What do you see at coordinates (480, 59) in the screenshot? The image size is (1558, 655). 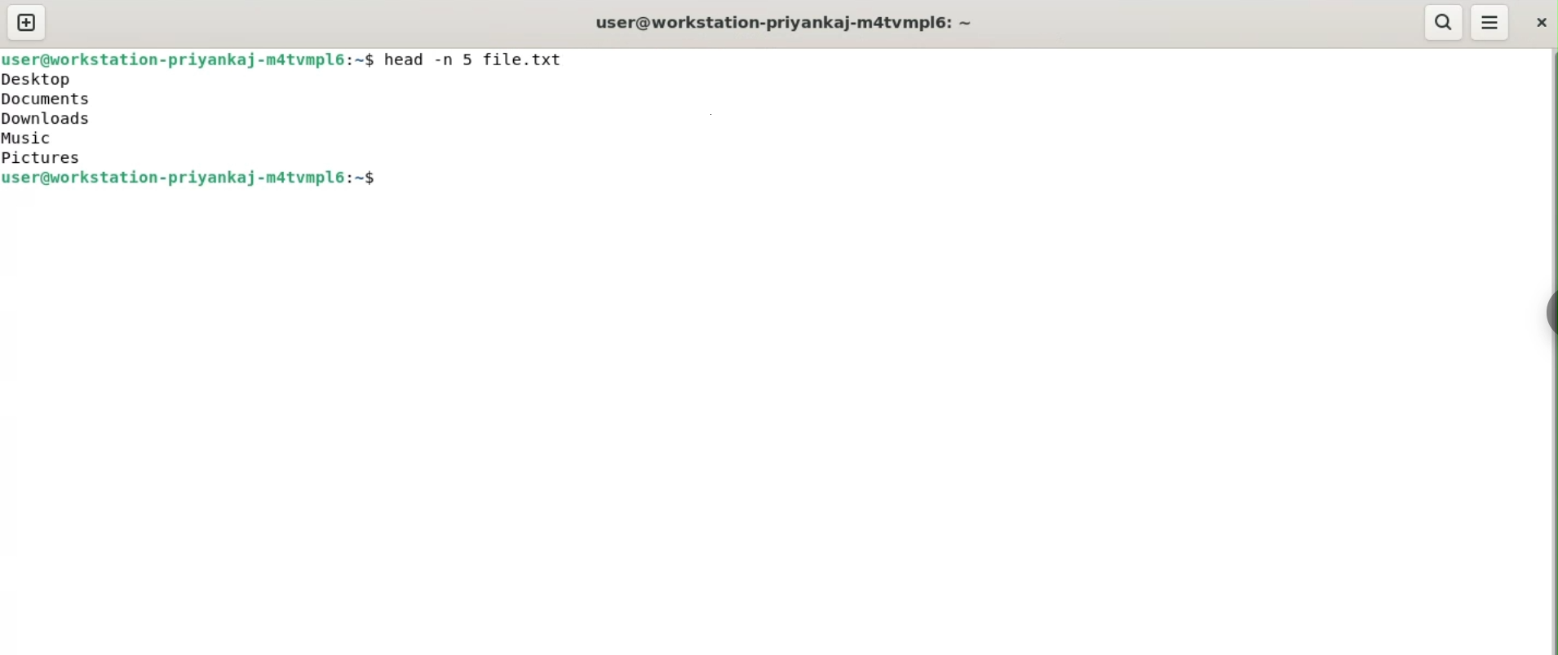 I see `head - 5 file.txt` at bounding box center [480, 59].